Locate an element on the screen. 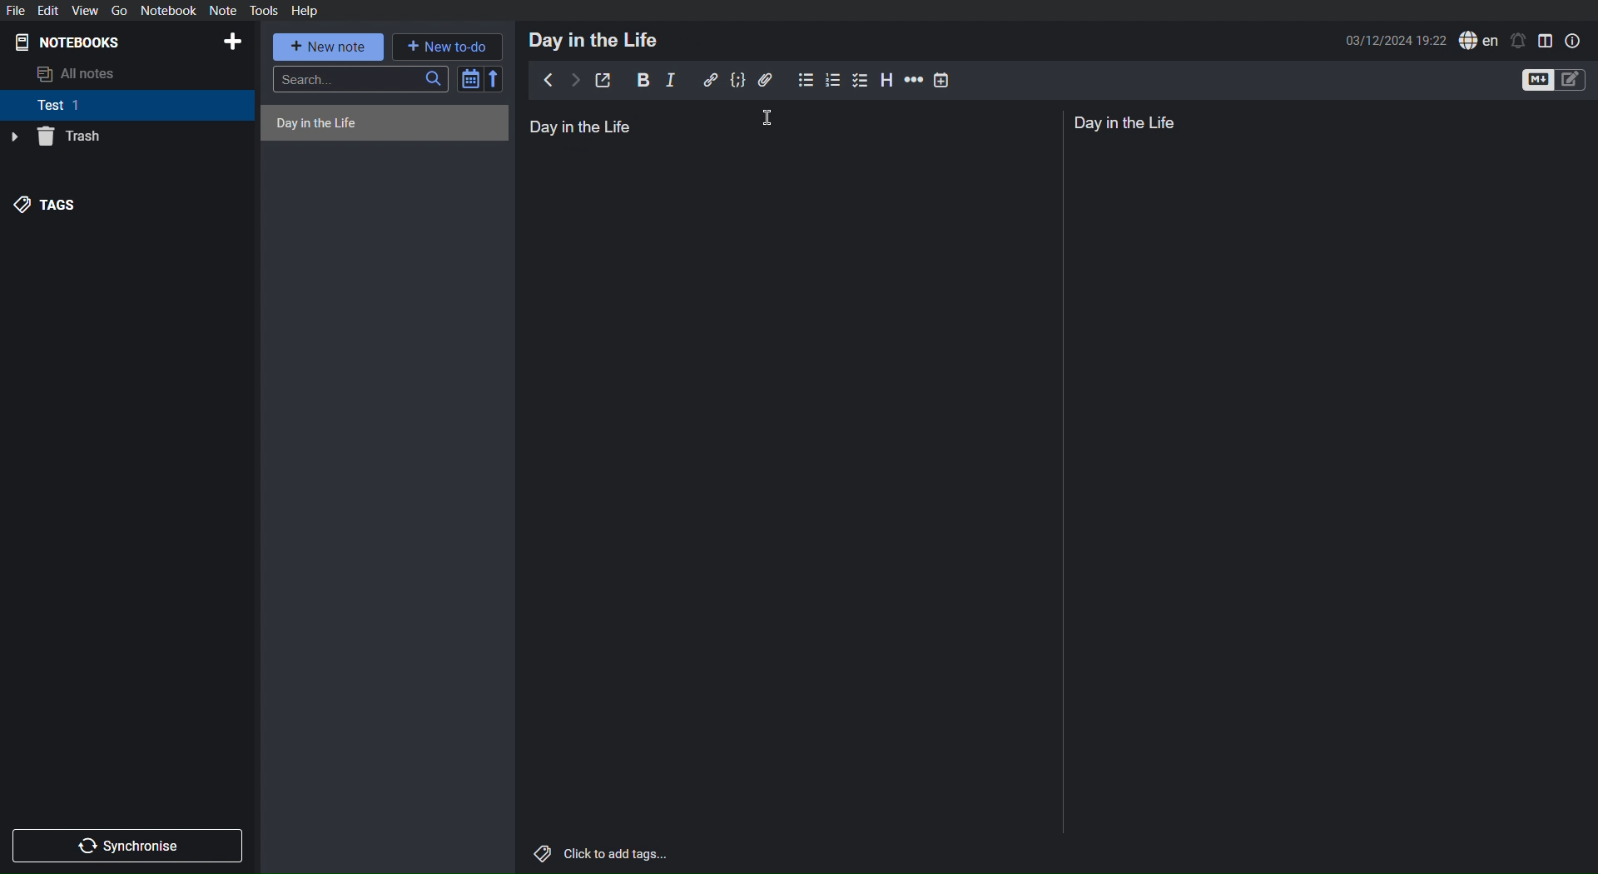  Untitled is located at coordinates (384, 125).